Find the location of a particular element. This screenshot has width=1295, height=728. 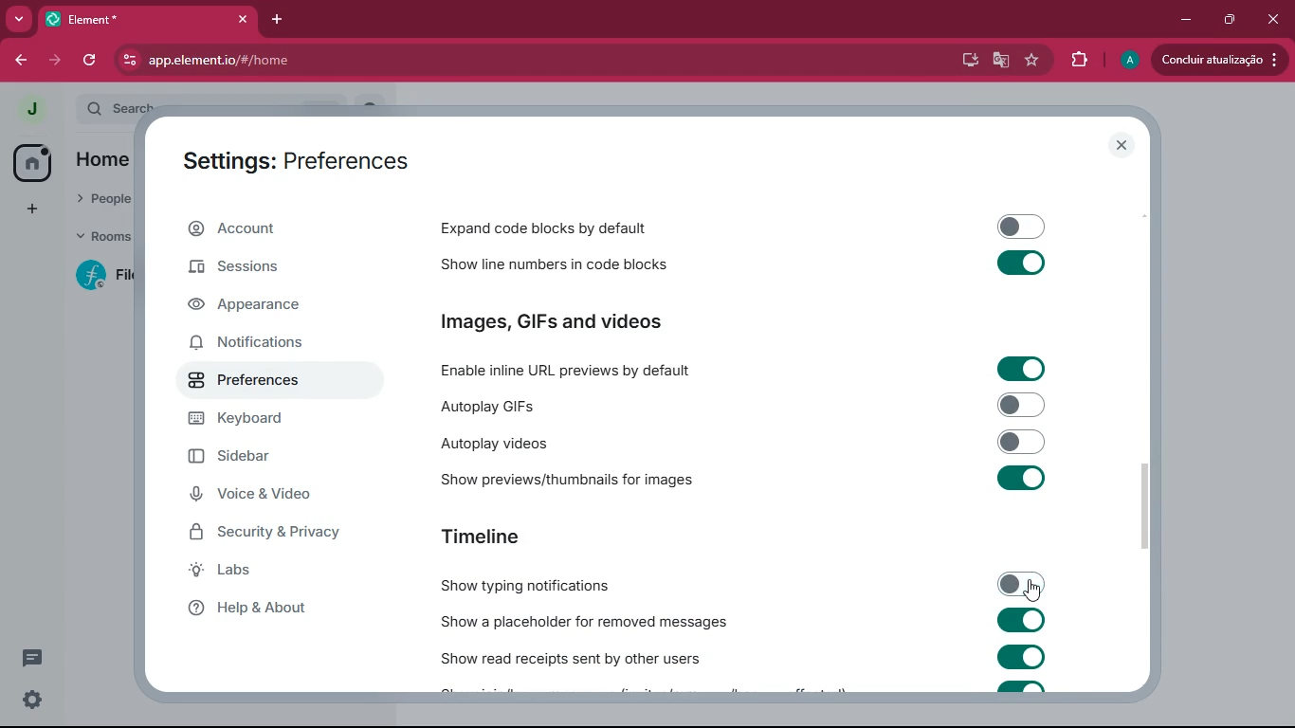

close is located at coordinates (1276, 18).